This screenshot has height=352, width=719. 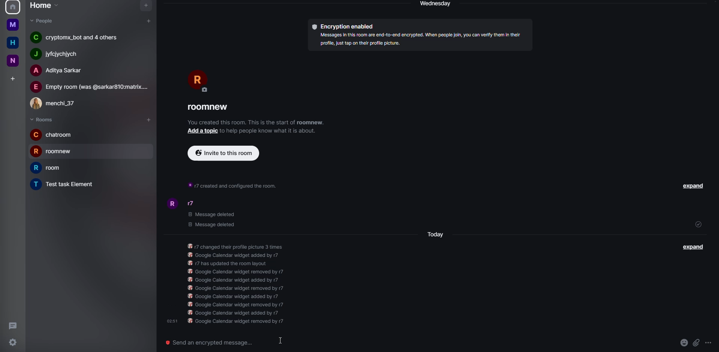 What do you see at coordinates (55, 151) in the screenshot?
I see `room` at bounding box center [55, 151].